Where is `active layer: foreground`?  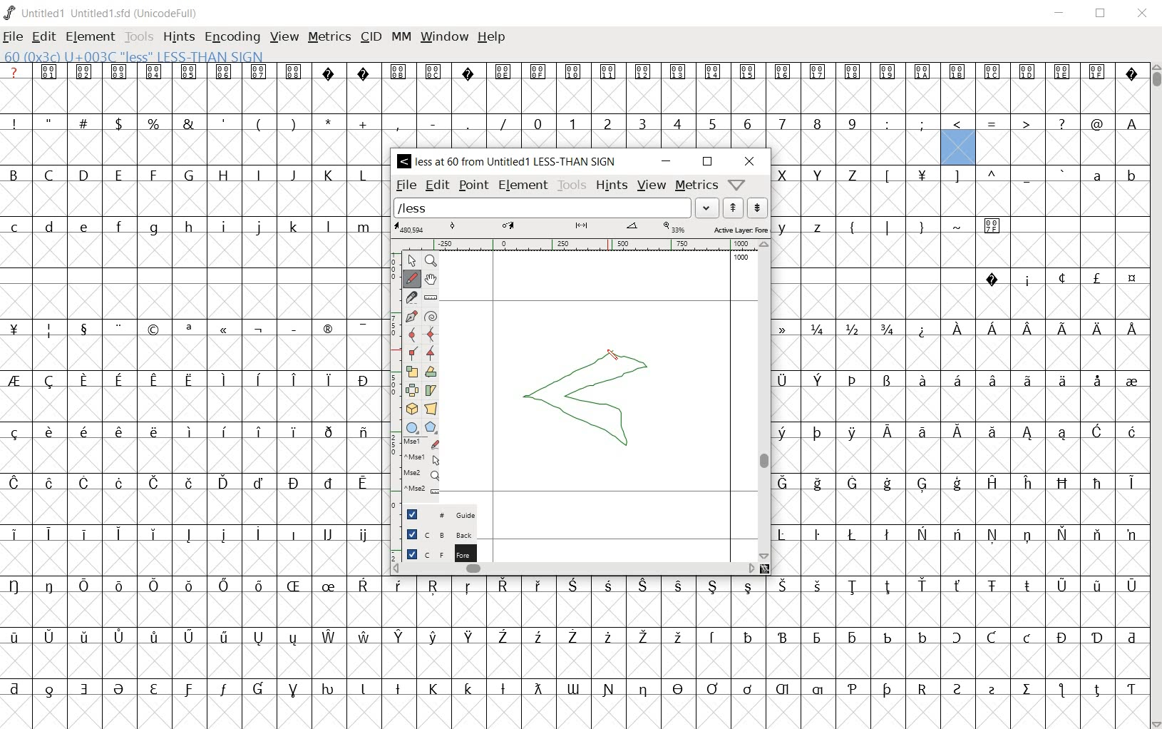 active layer: foreground is located at coordinates (580, 229).